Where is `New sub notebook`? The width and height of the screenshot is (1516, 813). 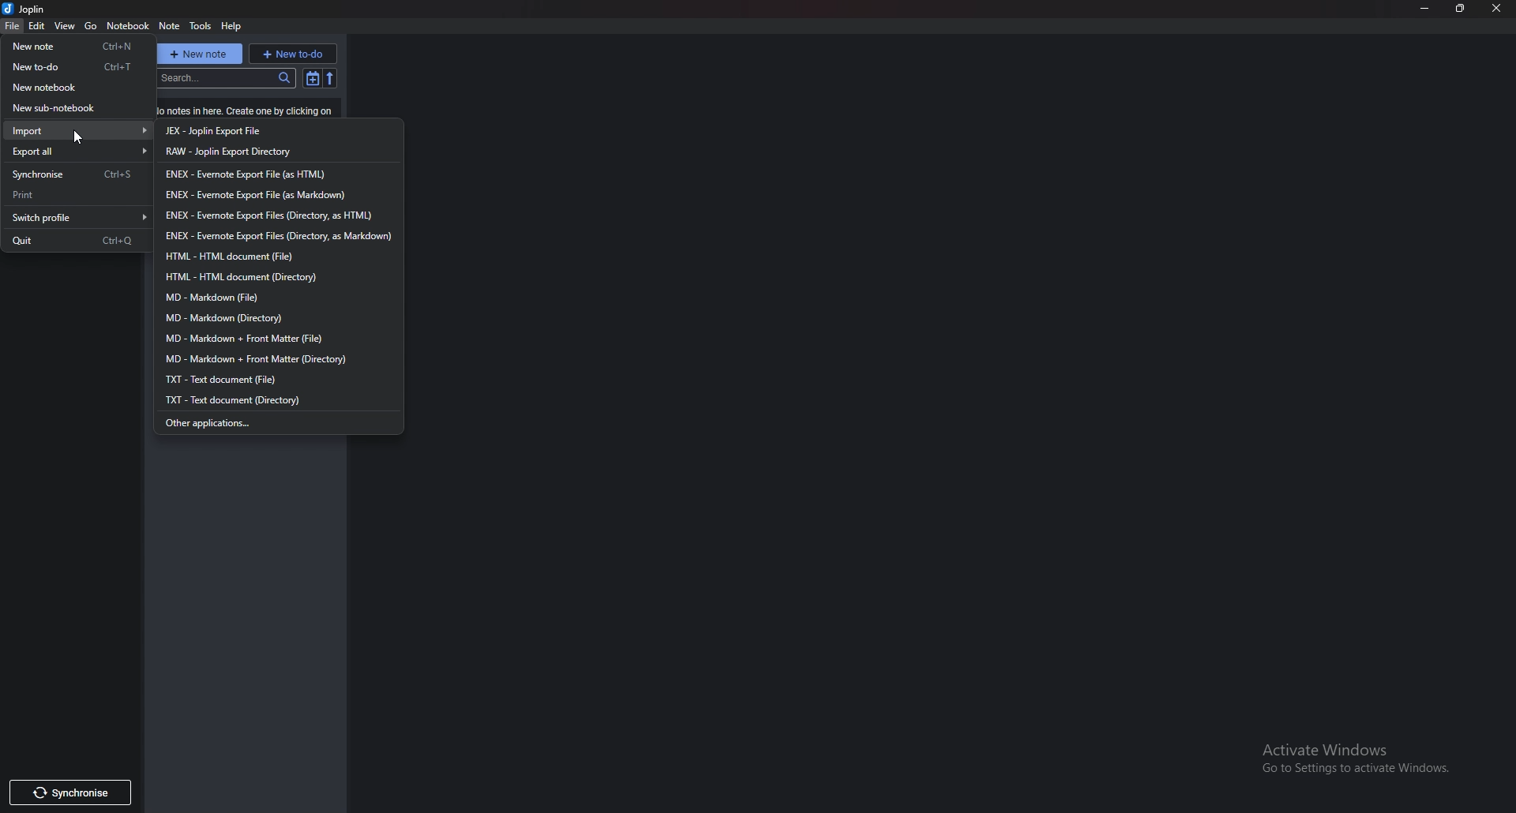 New sub notebook is located at coordinates (72, 109).